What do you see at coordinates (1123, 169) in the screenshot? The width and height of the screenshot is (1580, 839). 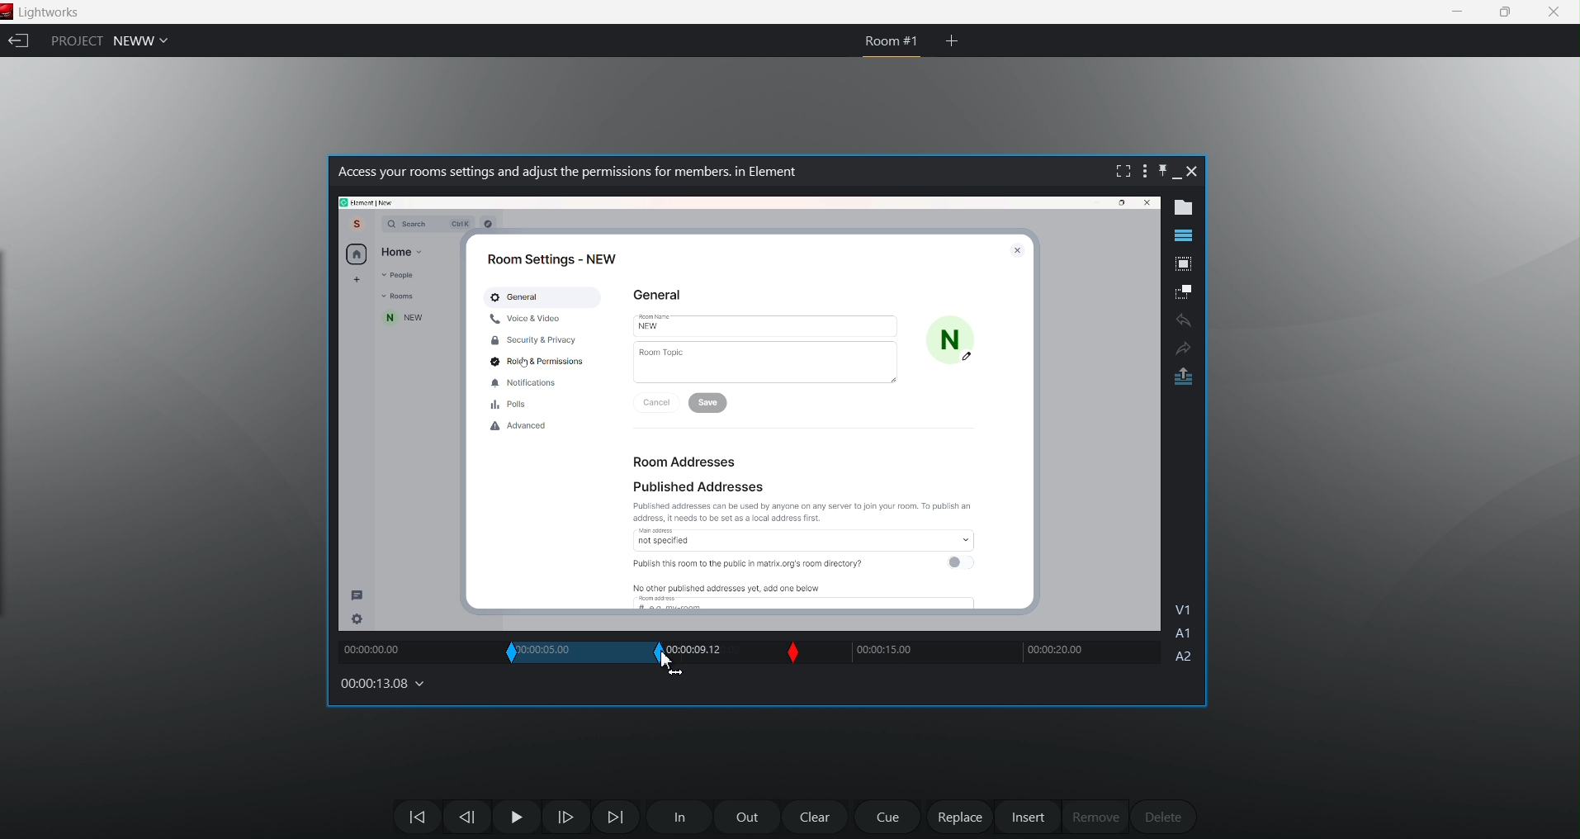 I see `fullscreen` at bounding box center [1123, 169].